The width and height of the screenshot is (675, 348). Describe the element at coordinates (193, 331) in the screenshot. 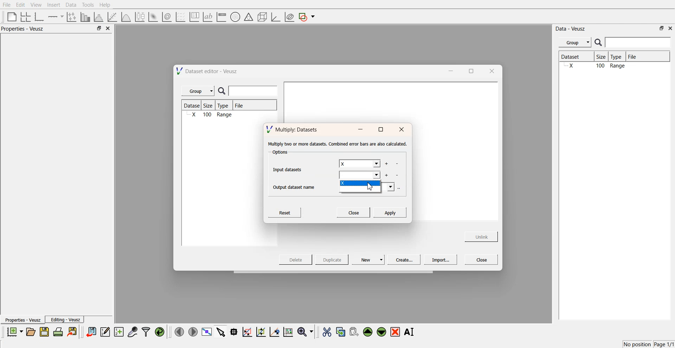

I see `move right` at that location.